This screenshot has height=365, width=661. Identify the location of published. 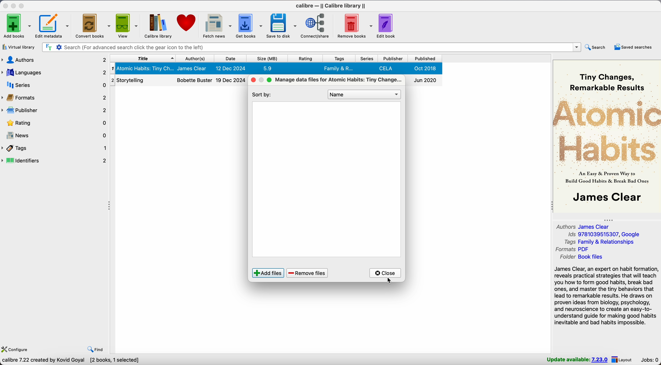
(426, 58).